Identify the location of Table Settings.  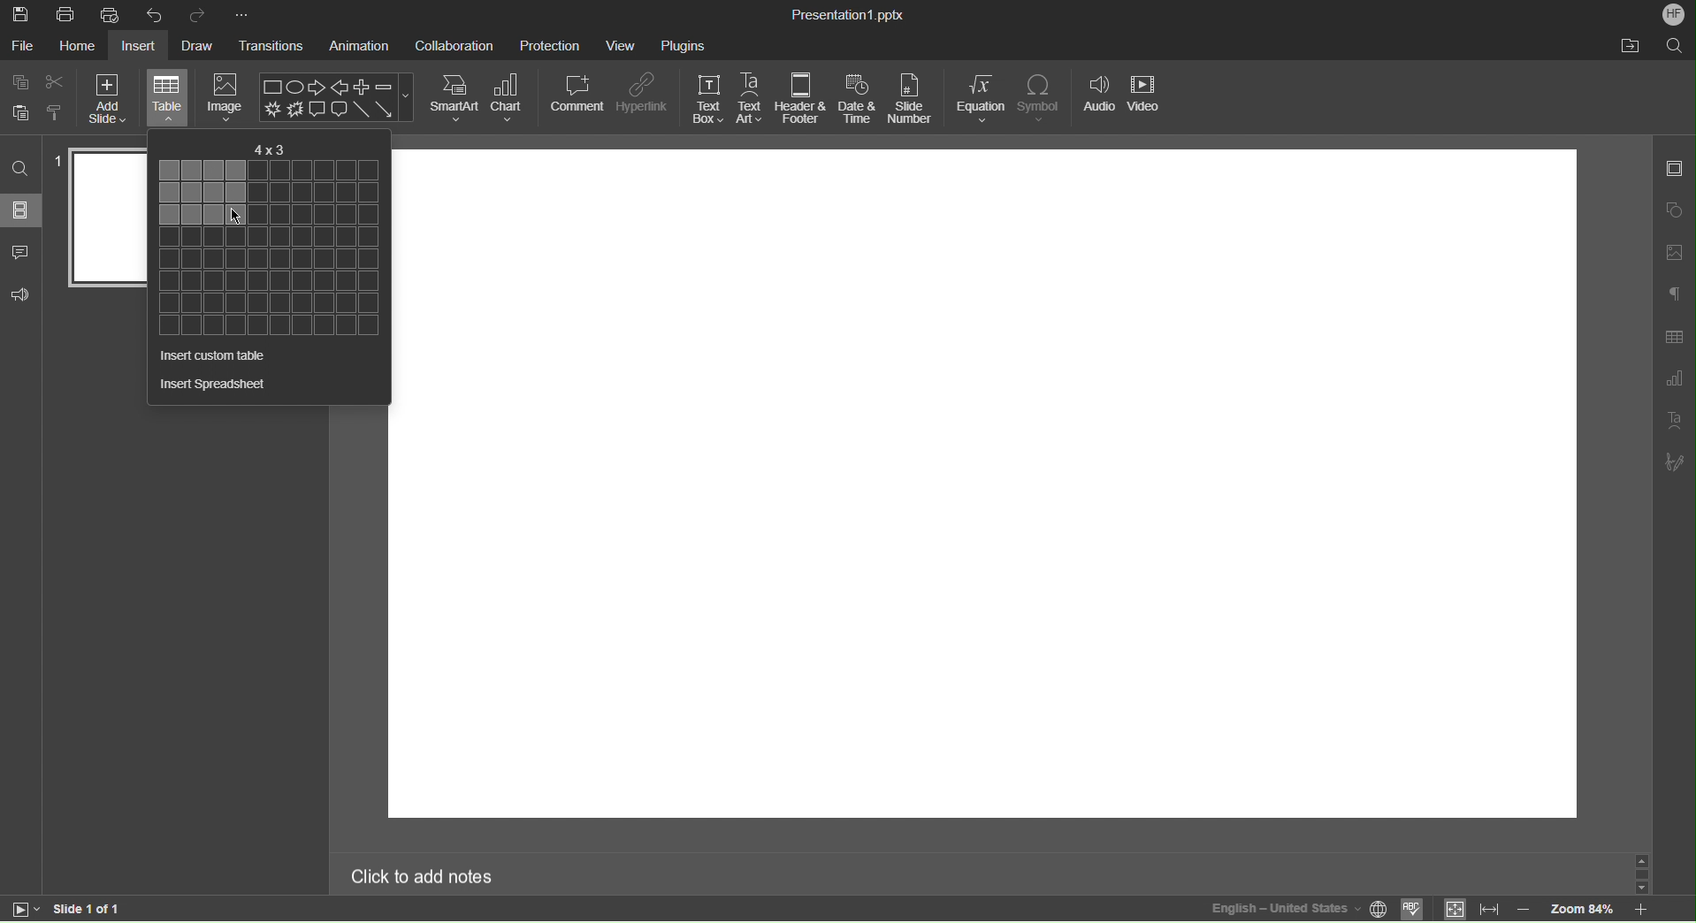
(1675, 336).